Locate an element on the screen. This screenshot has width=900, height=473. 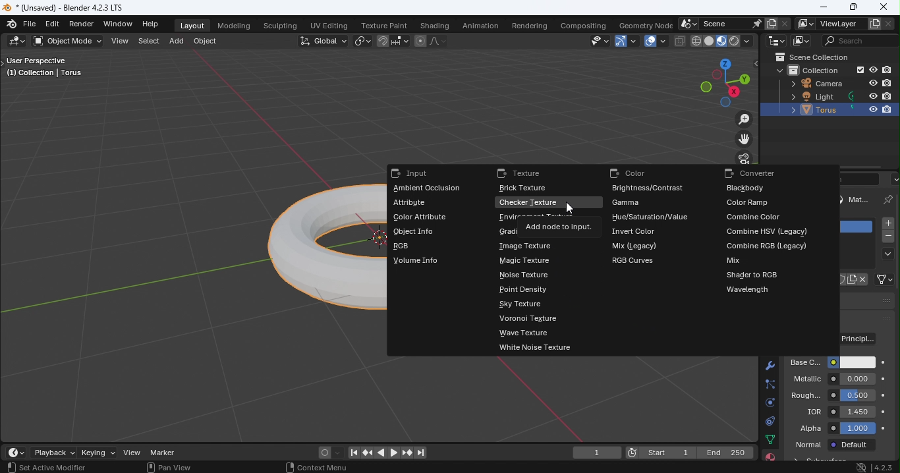
Keying is located at coordinates (97, 453).